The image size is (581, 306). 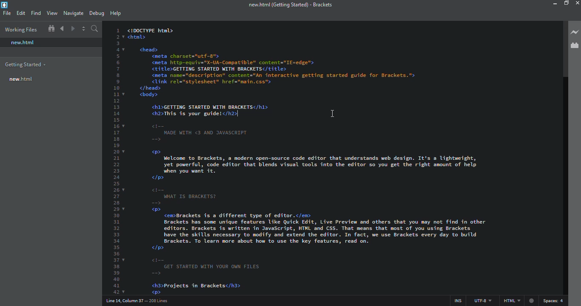 What do you see at coordinates (37, 13) in the screenshot?
I see `find` at bounding box center [37, 13].